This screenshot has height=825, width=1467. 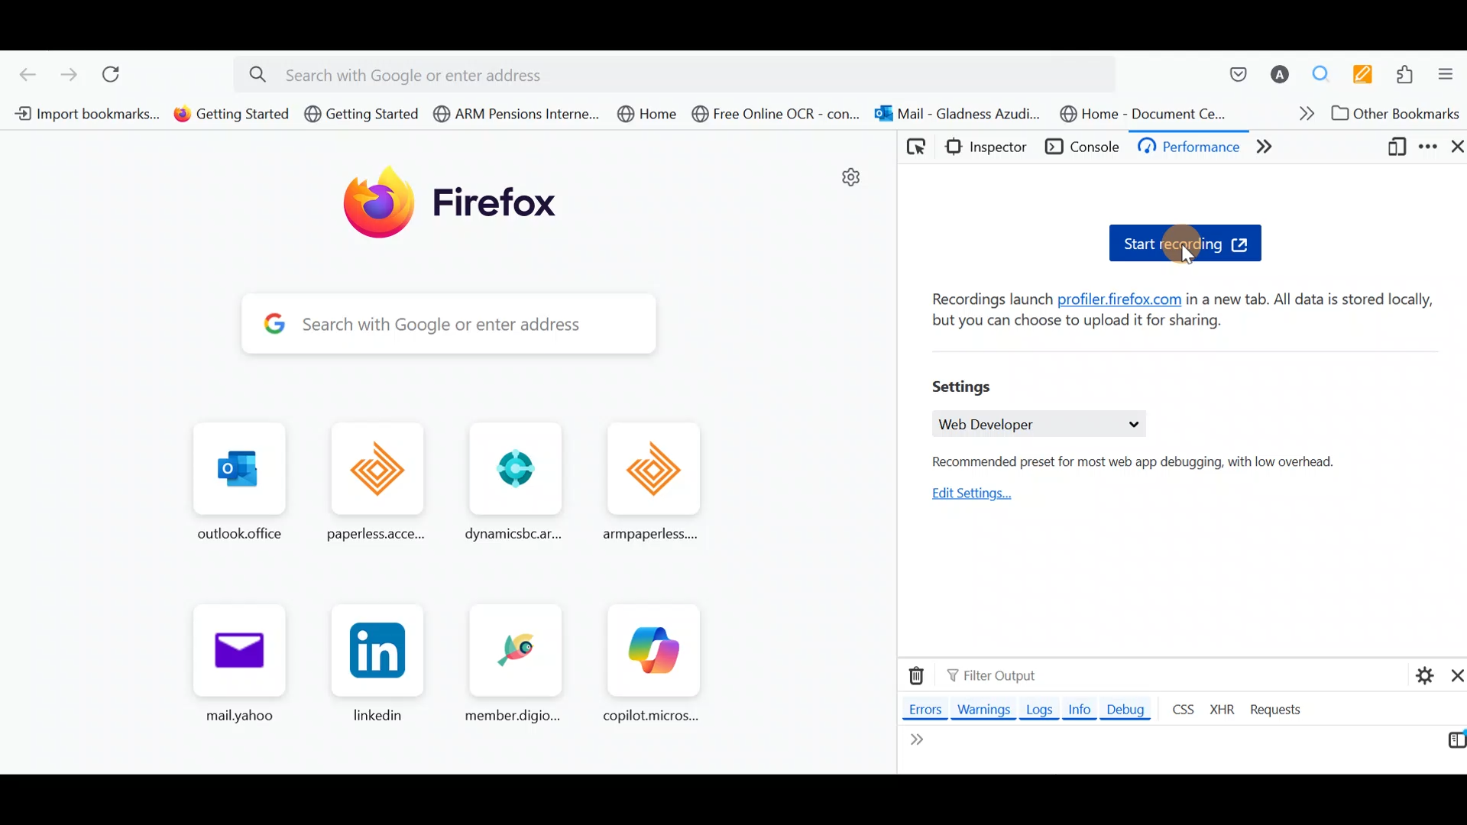 I want to click on Extensions, so click(x=1410, y=76).